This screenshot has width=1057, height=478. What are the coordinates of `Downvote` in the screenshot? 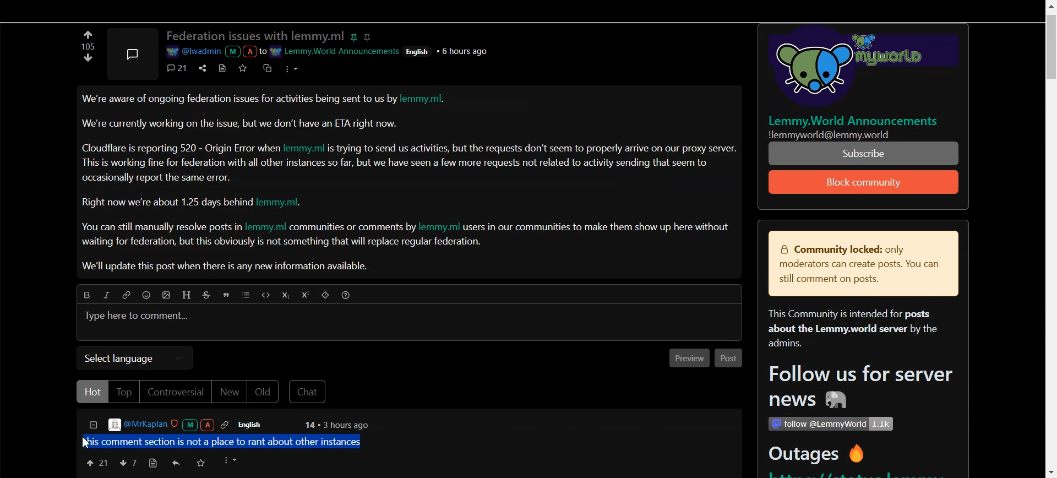 It's located at (128, 463).